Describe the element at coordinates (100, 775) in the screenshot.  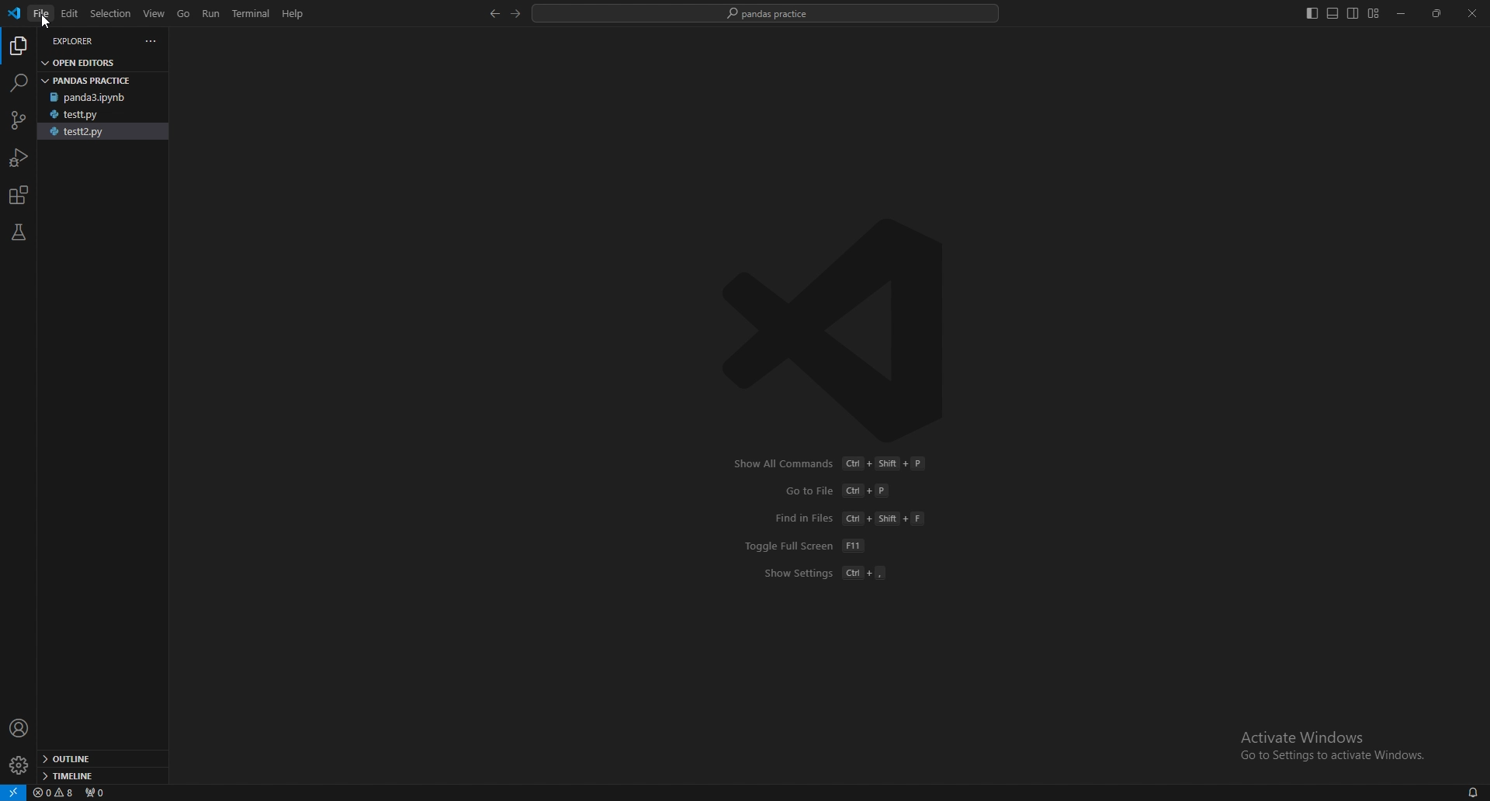
I see `timeline` at that location.